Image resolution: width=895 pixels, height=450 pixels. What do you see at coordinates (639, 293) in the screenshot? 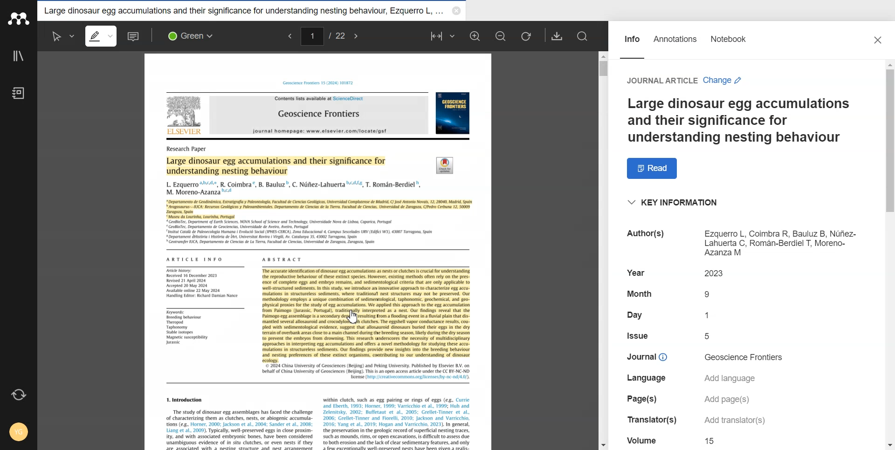
I see `text` at bounding box center [639, 293].